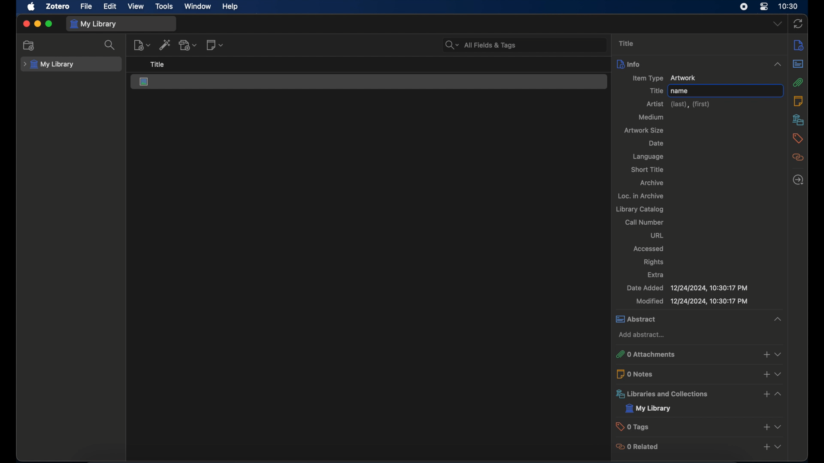 Image resolution: width=824 pixels, height=463 pixels. Describe the element at coordinates (164, 6) in the screenshot. I see `tools` at that location.